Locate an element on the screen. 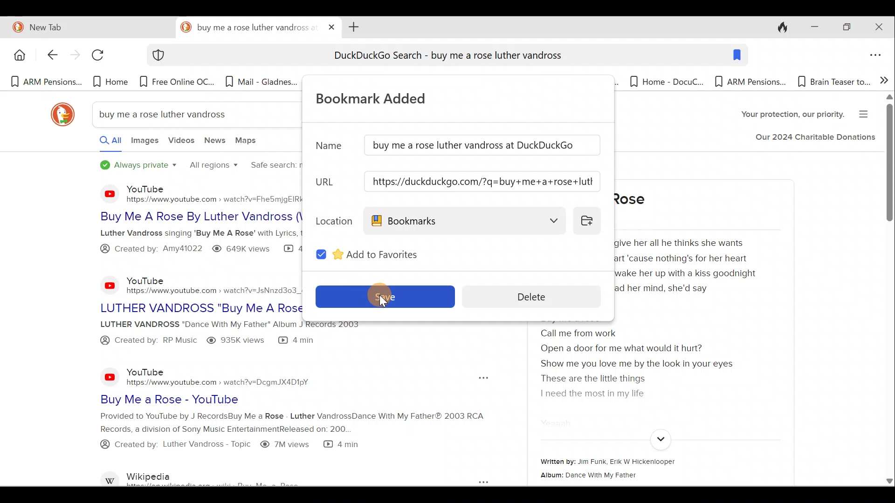  Bookmark 1 is located at coordinates (45, 82).